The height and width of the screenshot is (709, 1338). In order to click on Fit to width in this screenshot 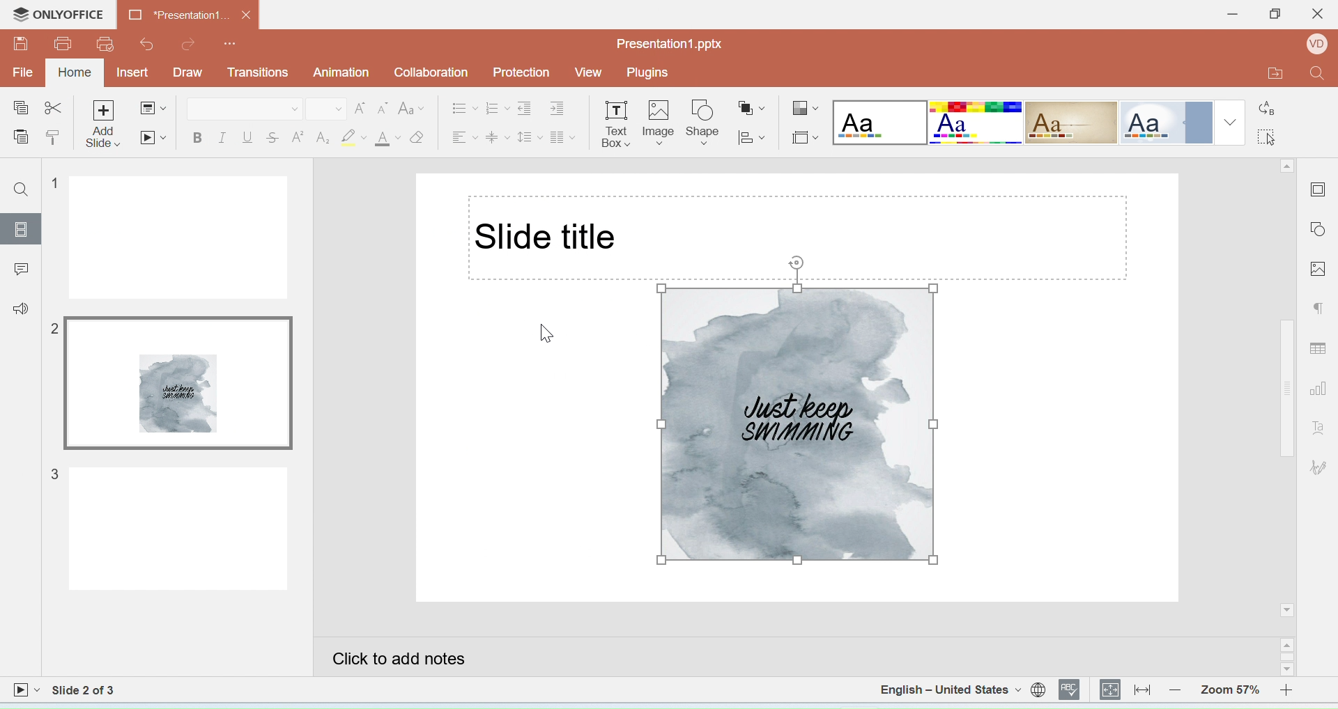, I will do `click(1143, 689)`.